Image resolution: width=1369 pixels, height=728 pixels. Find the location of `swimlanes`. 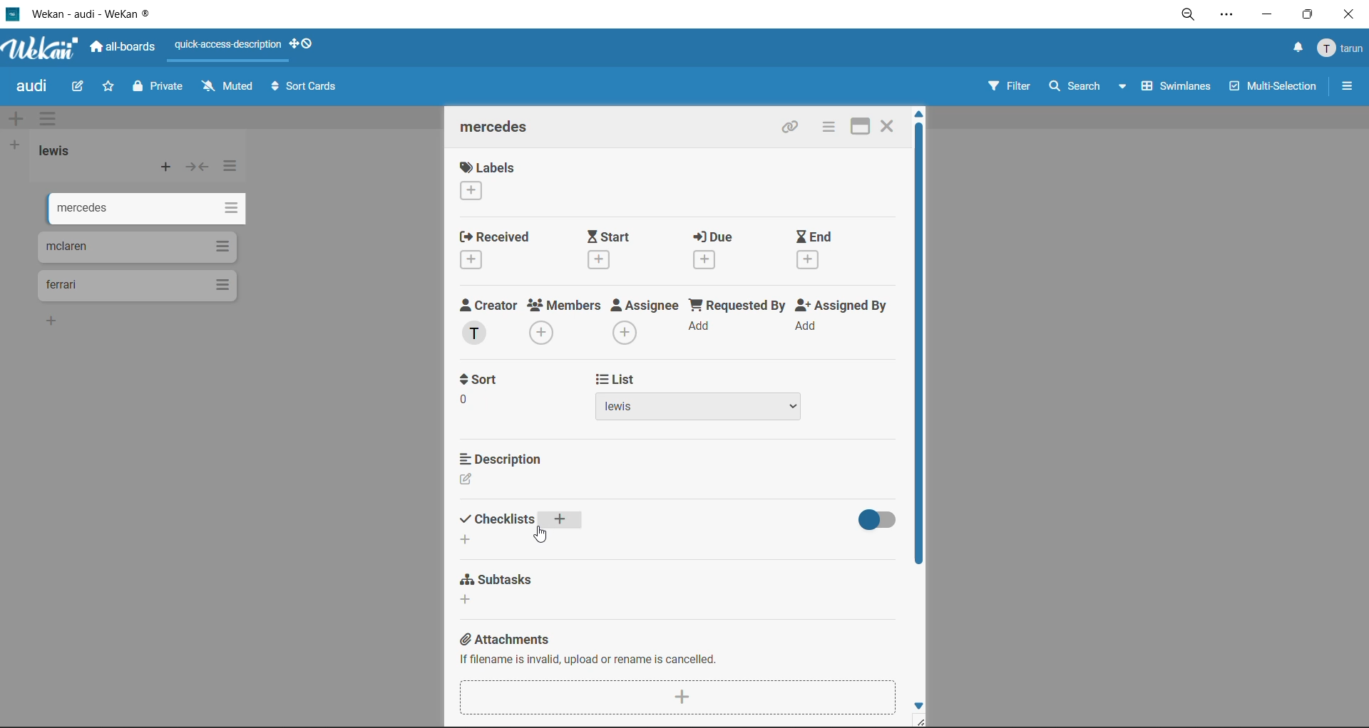

swimlanes is located at coordinates (1179, 88).